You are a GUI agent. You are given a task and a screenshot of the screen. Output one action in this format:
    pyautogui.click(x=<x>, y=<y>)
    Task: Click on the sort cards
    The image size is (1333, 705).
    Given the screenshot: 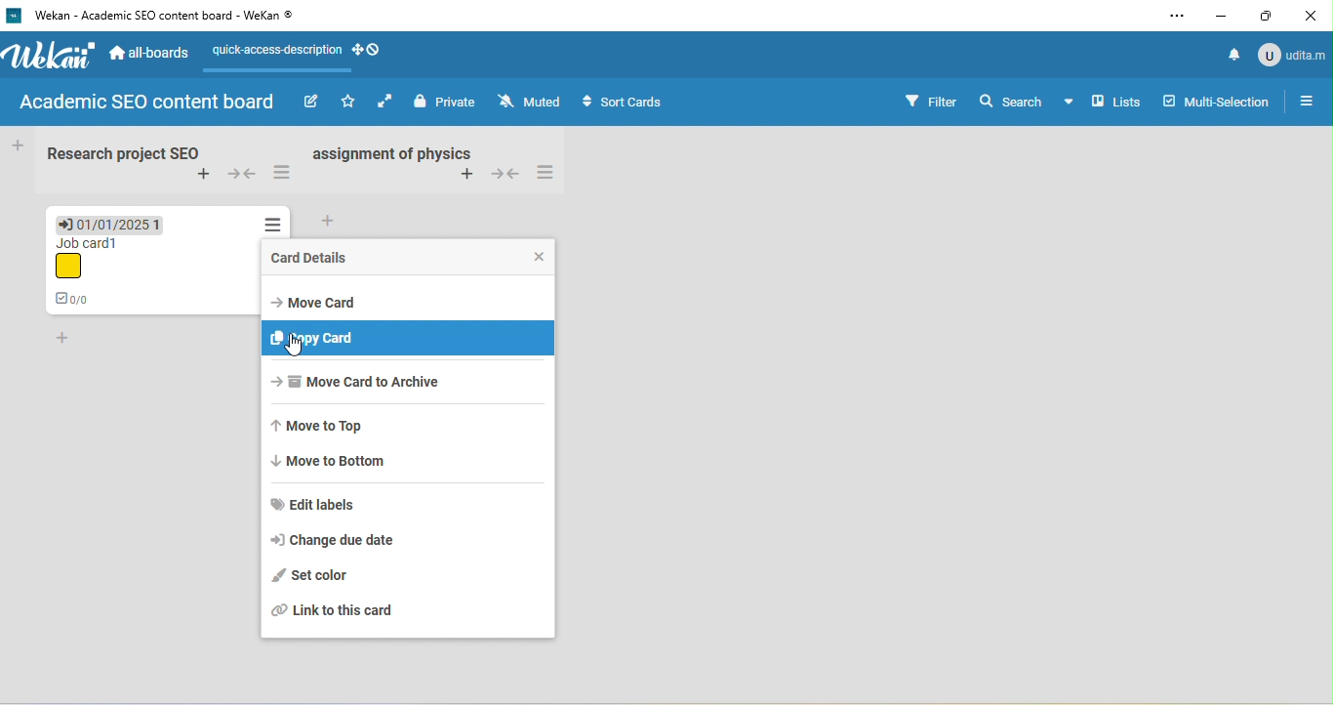 What is the action you would take?
    pyautogui.click(x=628, y=104)
    